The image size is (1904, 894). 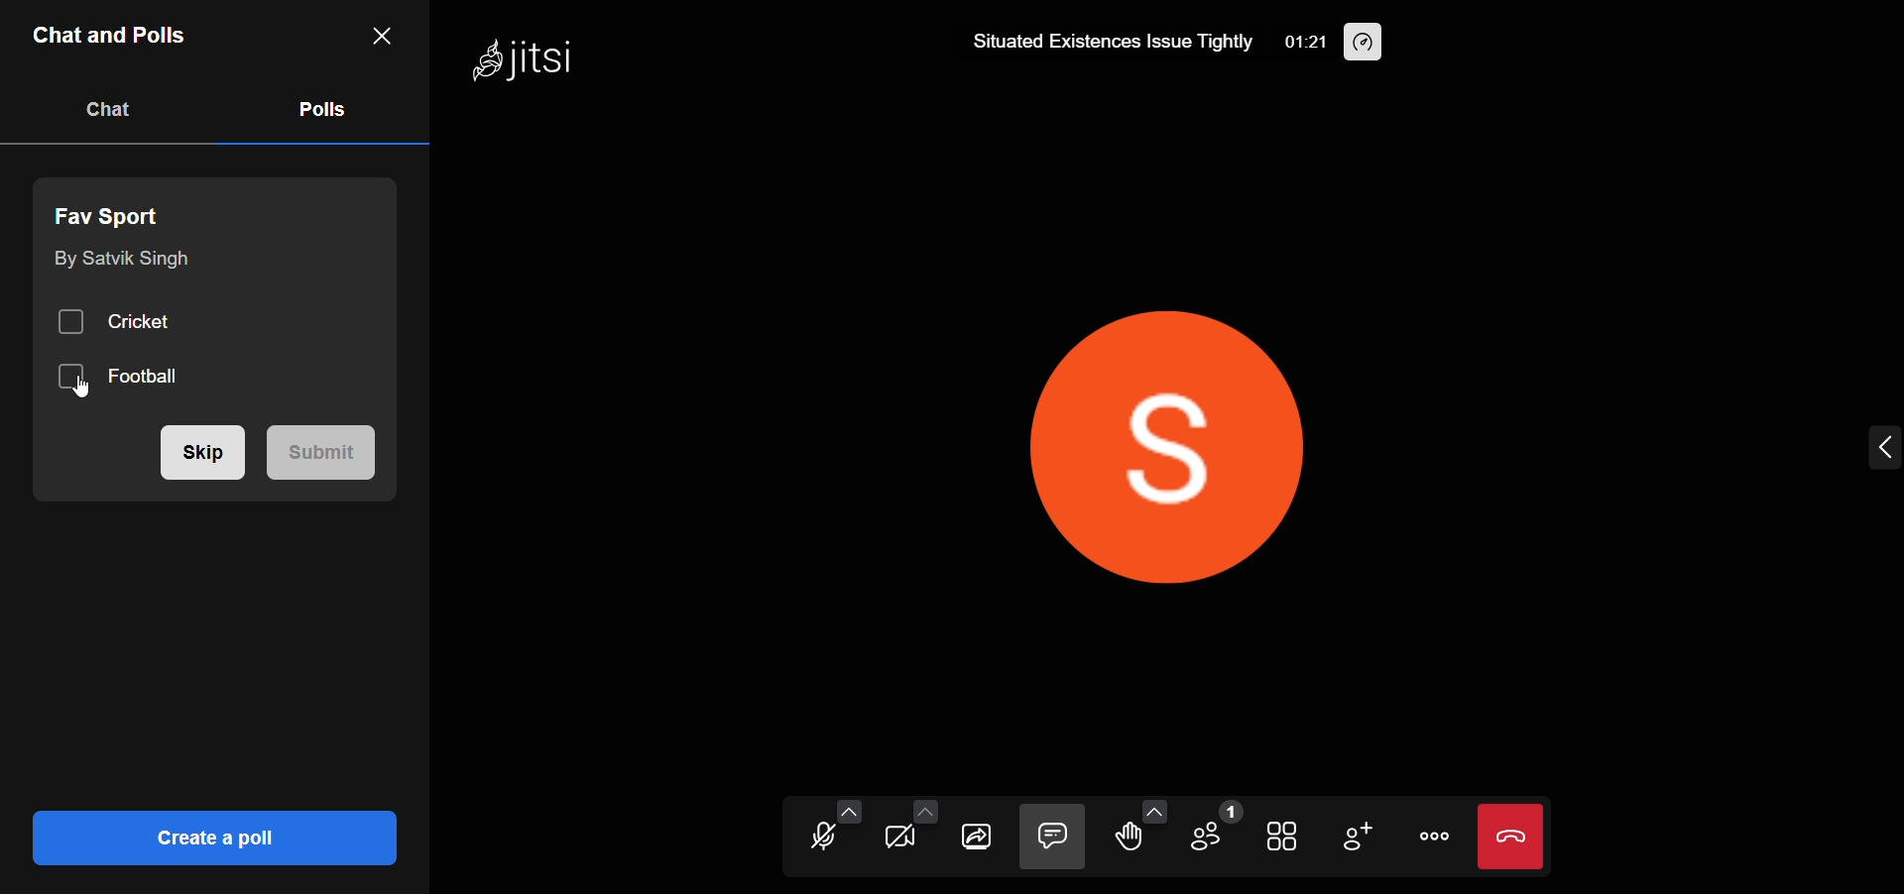 I want to click on 01:21, so click(x=1304, y=42).